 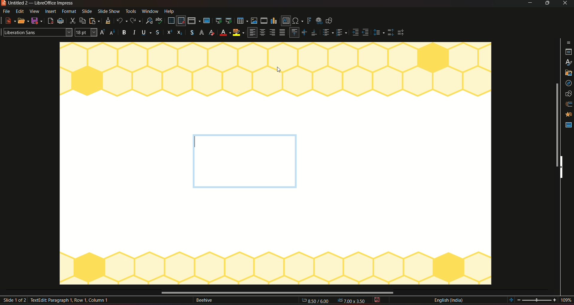 I want to click on font styles, so click(x=202, y=33).